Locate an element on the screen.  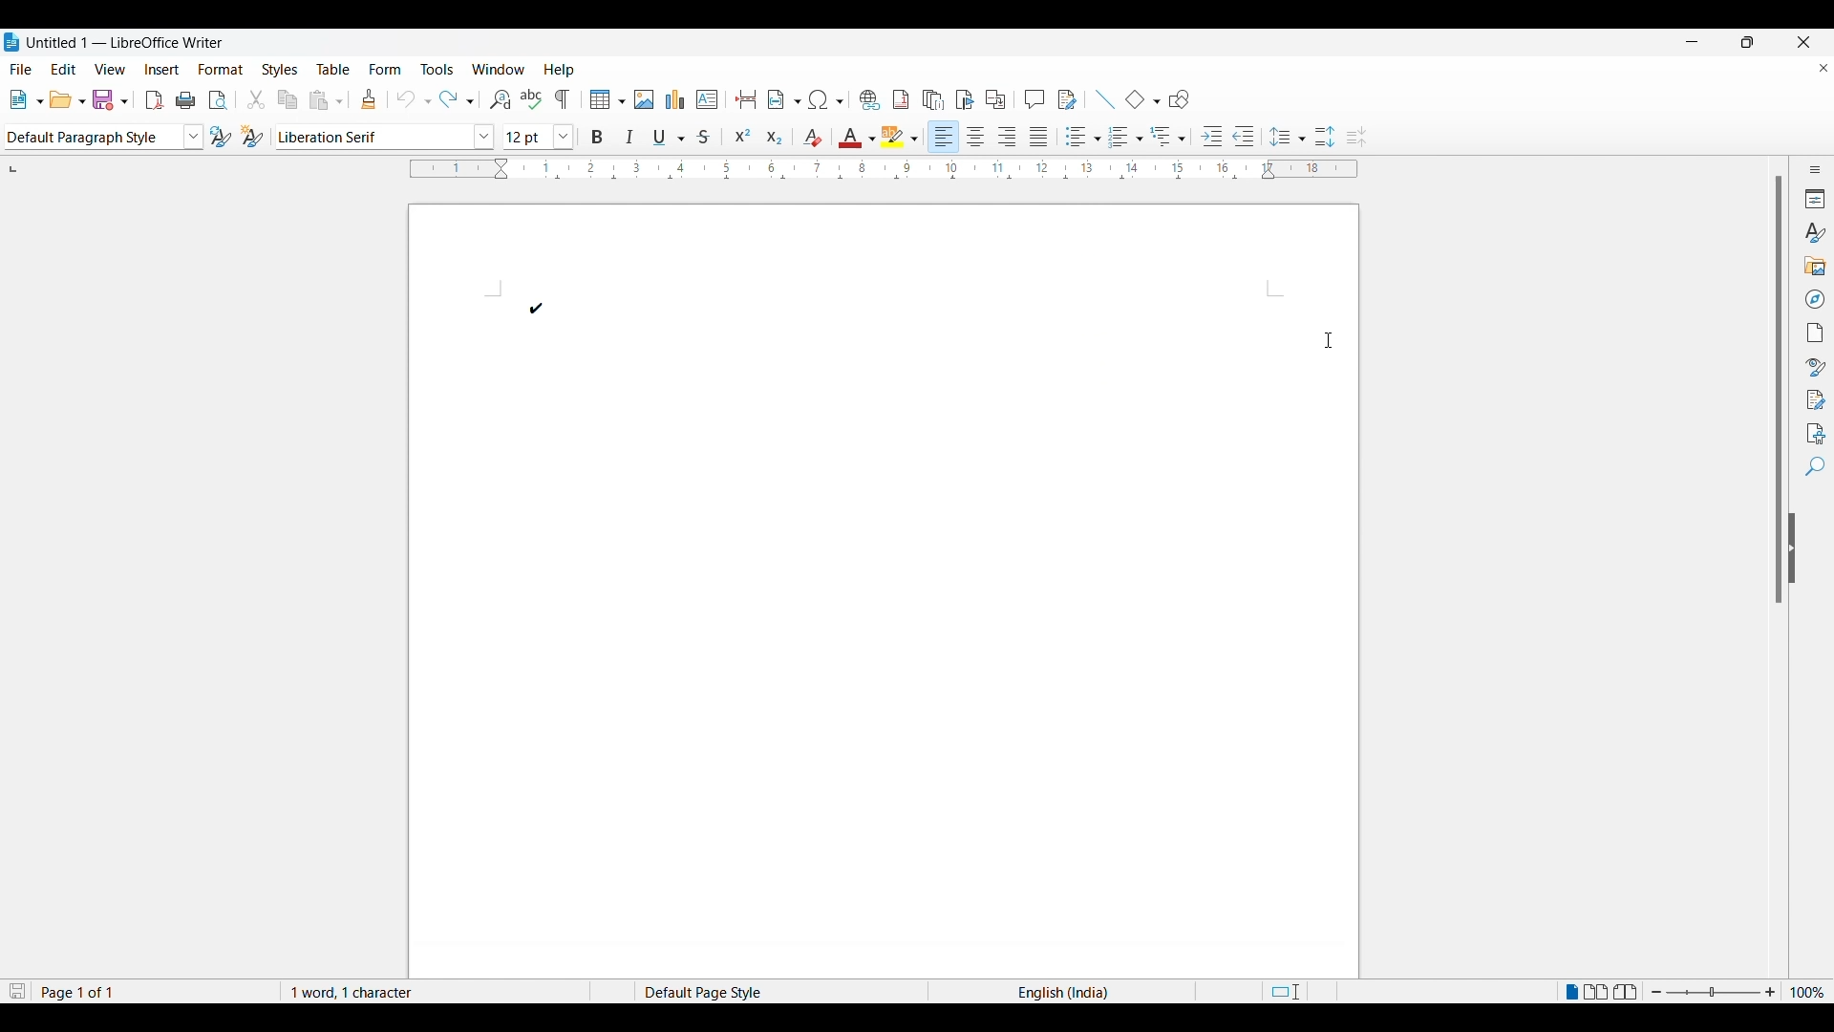
Click to save modifications in document is located at coordinates (16, 990).